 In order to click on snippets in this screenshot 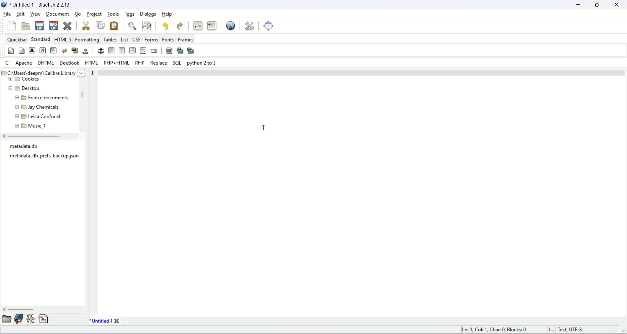, I will do `click(44, 319)`.